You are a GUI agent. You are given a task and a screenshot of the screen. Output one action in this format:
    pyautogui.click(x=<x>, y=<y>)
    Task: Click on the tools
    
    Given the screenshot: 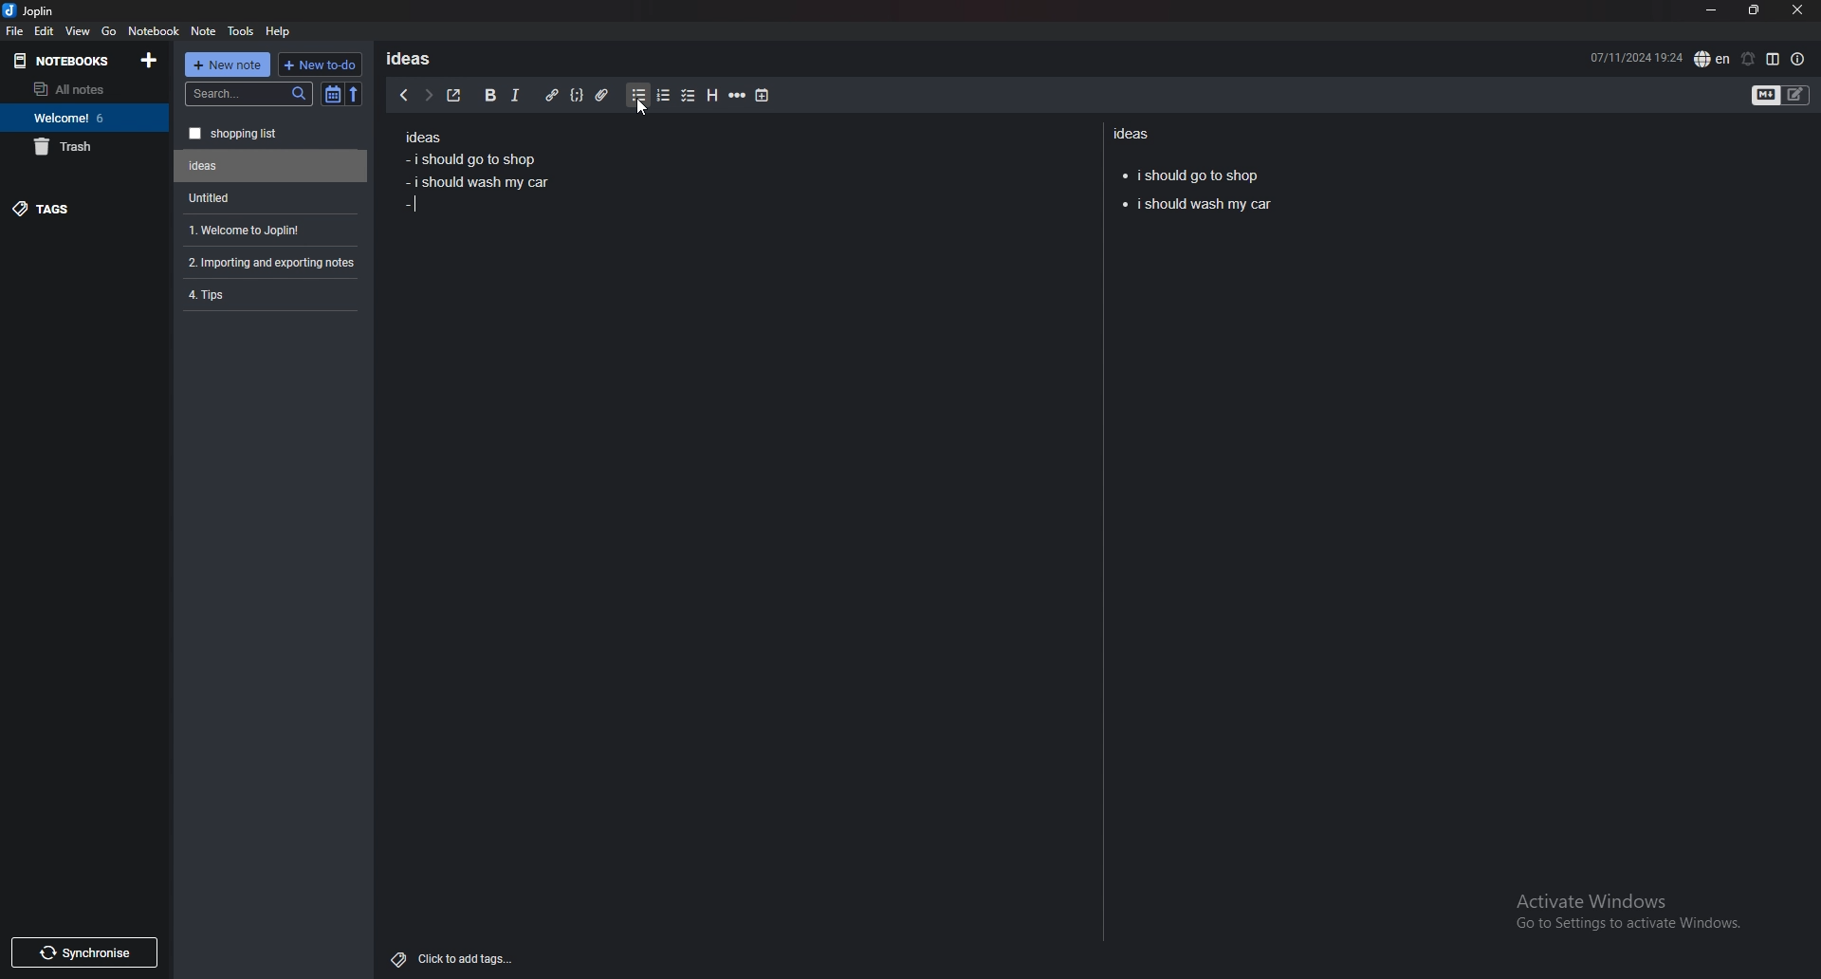 What is the action you would take?
    pyautogui.click(x=242, y=31)
    